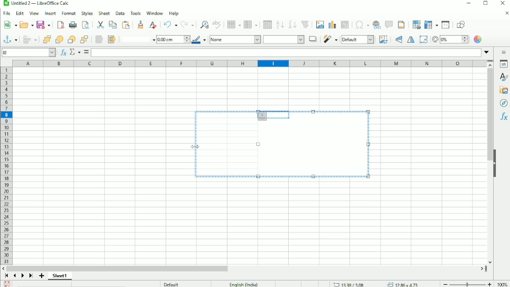  What do you see at coordinates (273, 115) in the screenshot?
I see `cell selected` at bounding box center [273, 115].